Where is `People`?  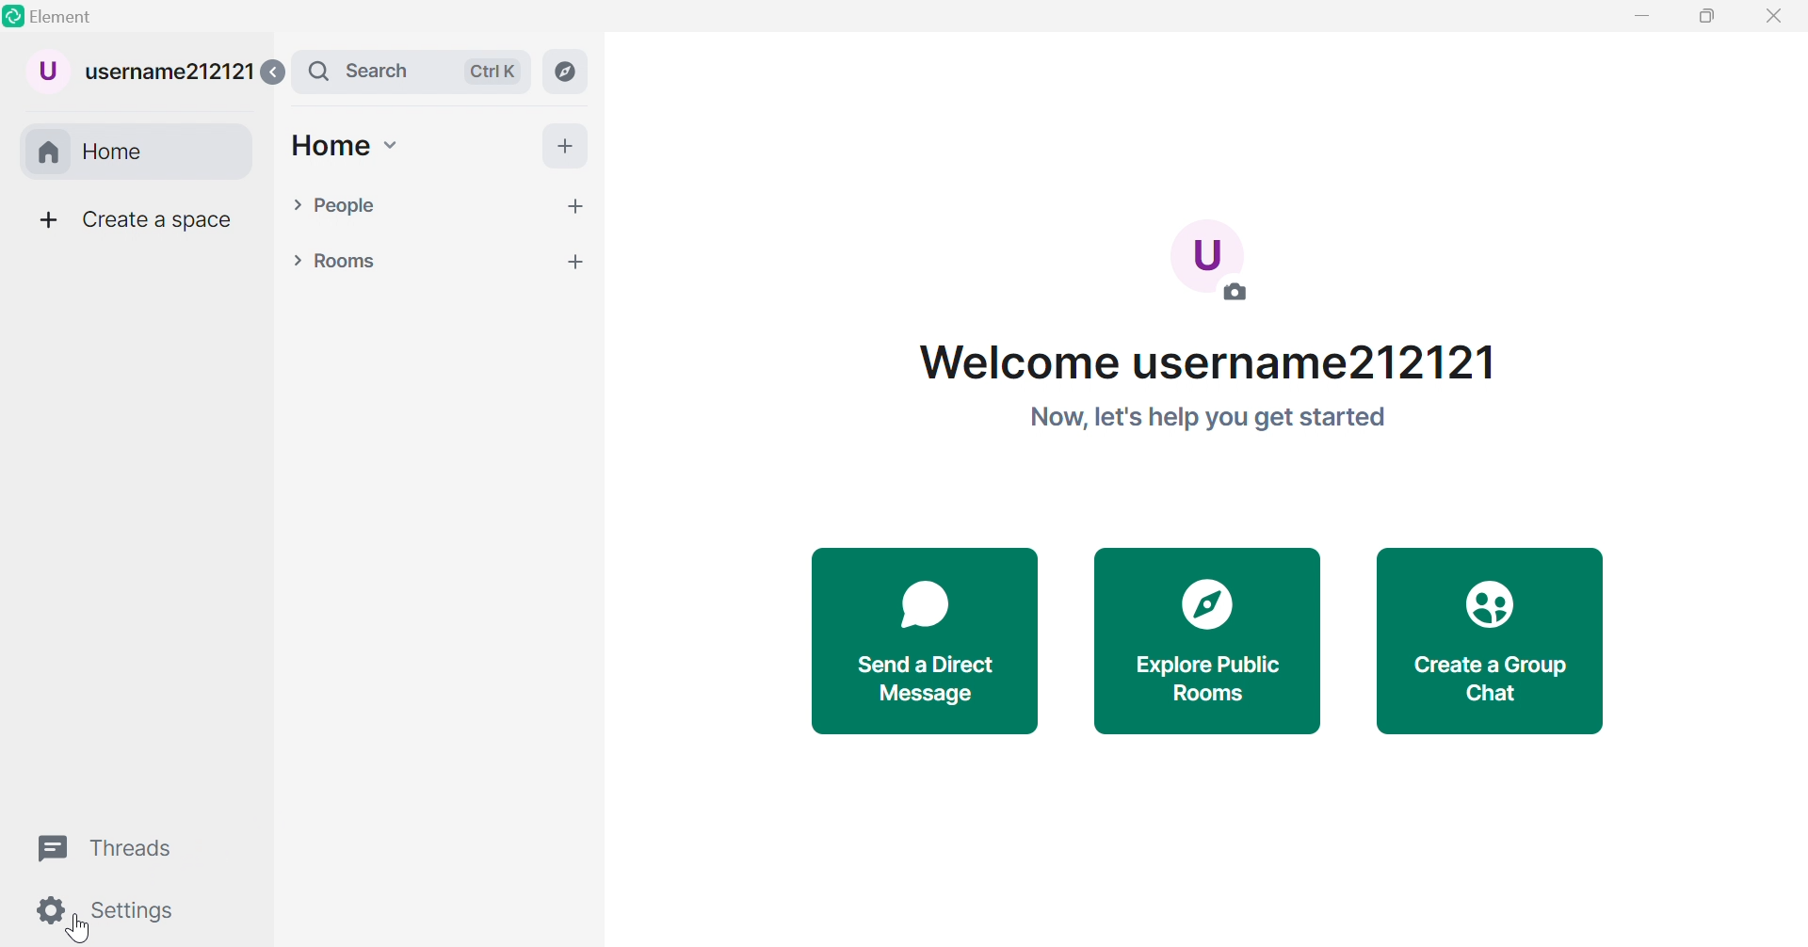
People is located at coordinates (335, 205).